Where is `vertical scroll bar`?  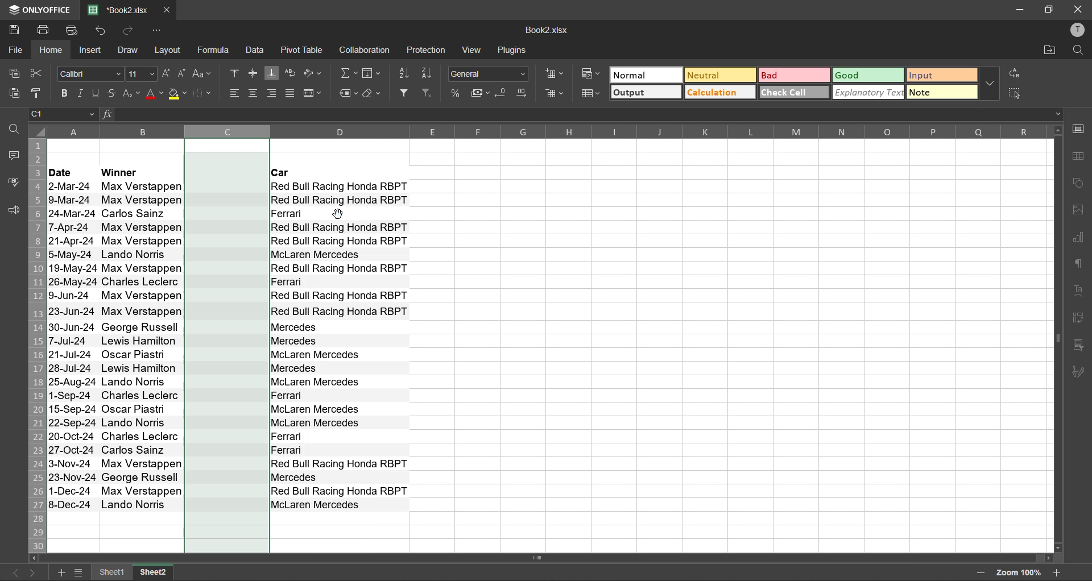
vertical scroll bar is located at coordinates (1056, 252).